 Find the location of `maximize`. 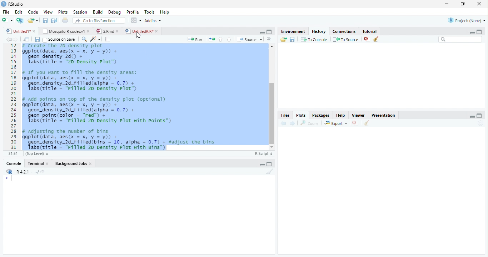

maximize is located at coordinates (270, 164).